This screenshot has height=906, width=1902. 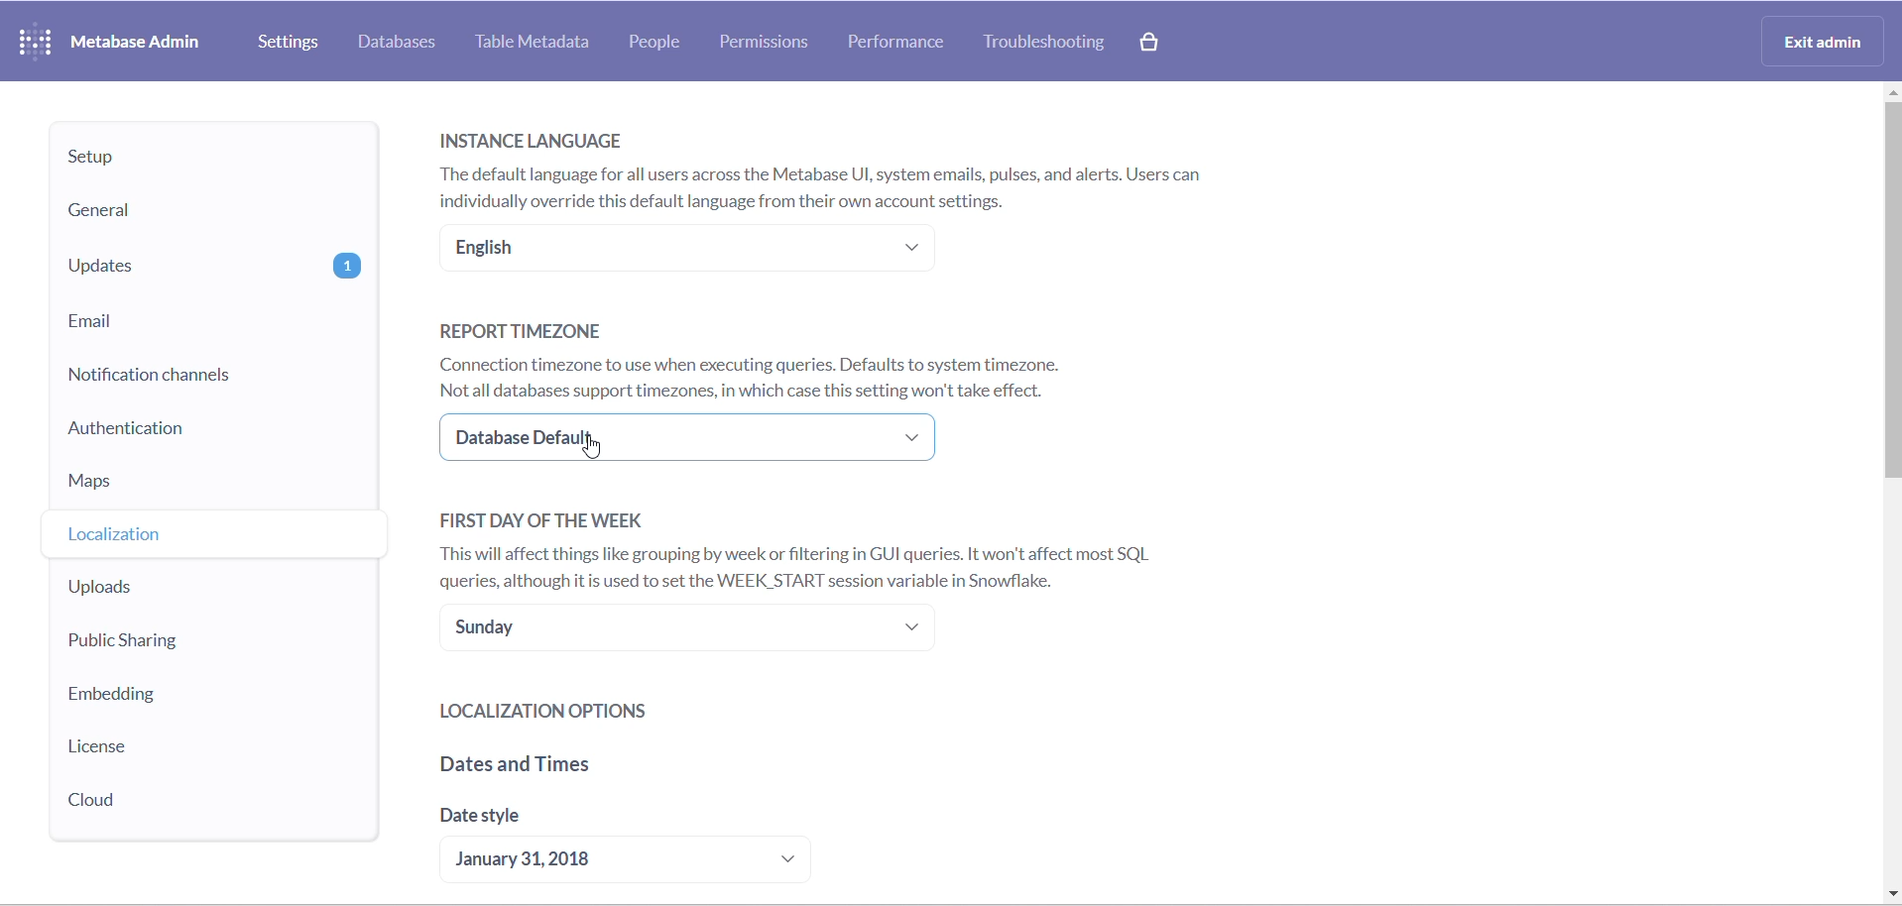 I want to click on GENERAL, so click(x=207, y=212).